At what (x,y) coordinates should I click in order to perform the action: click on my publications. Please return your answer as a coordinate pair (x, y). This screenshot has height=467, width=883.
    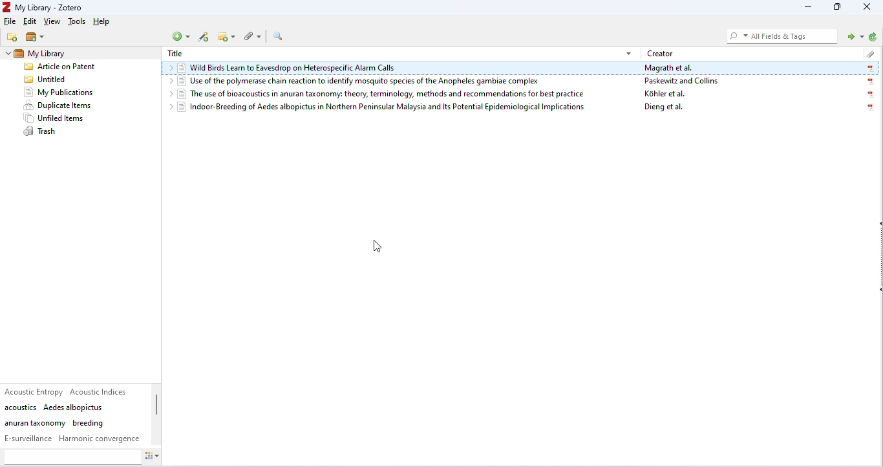
    Looking at the image, I should click on (59, 92).